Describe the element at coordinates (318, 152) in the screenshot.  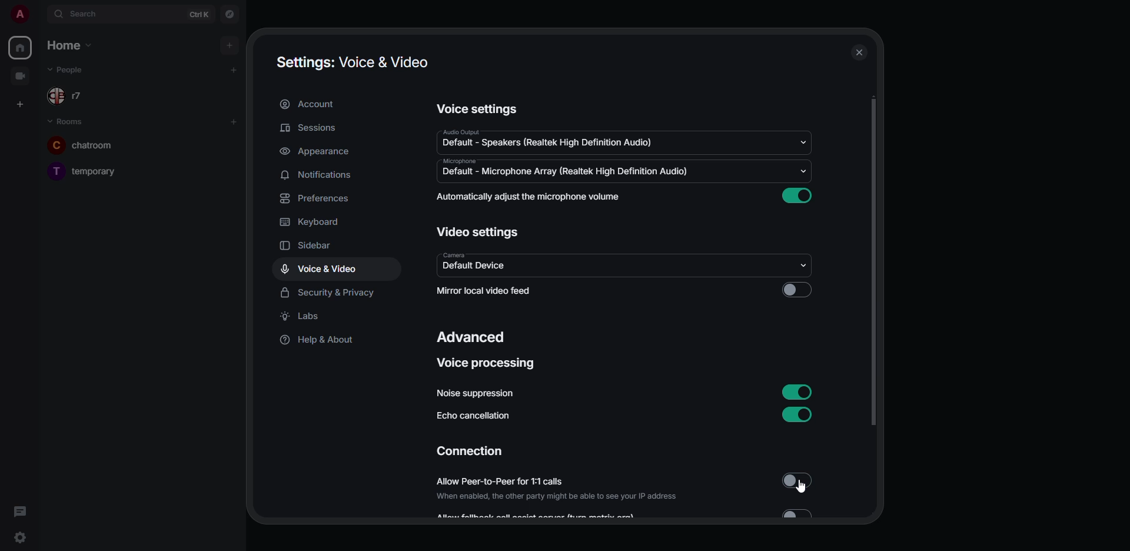
I see `appearance` at that location.